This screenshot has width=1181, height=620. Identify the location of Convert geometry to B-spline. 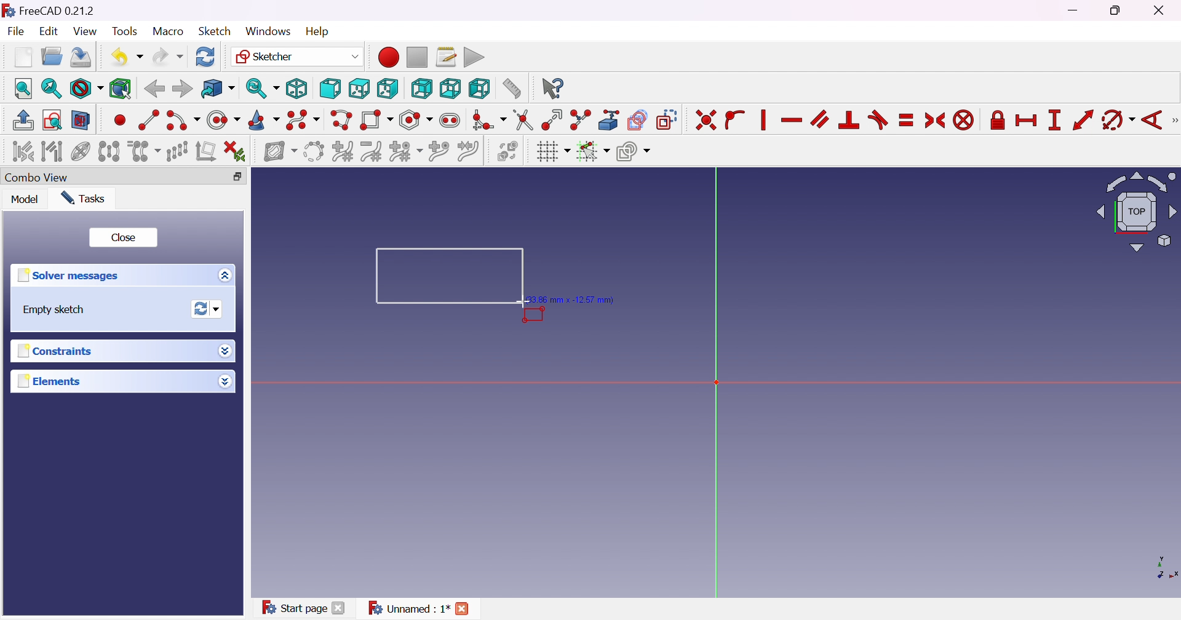
(312, 152).